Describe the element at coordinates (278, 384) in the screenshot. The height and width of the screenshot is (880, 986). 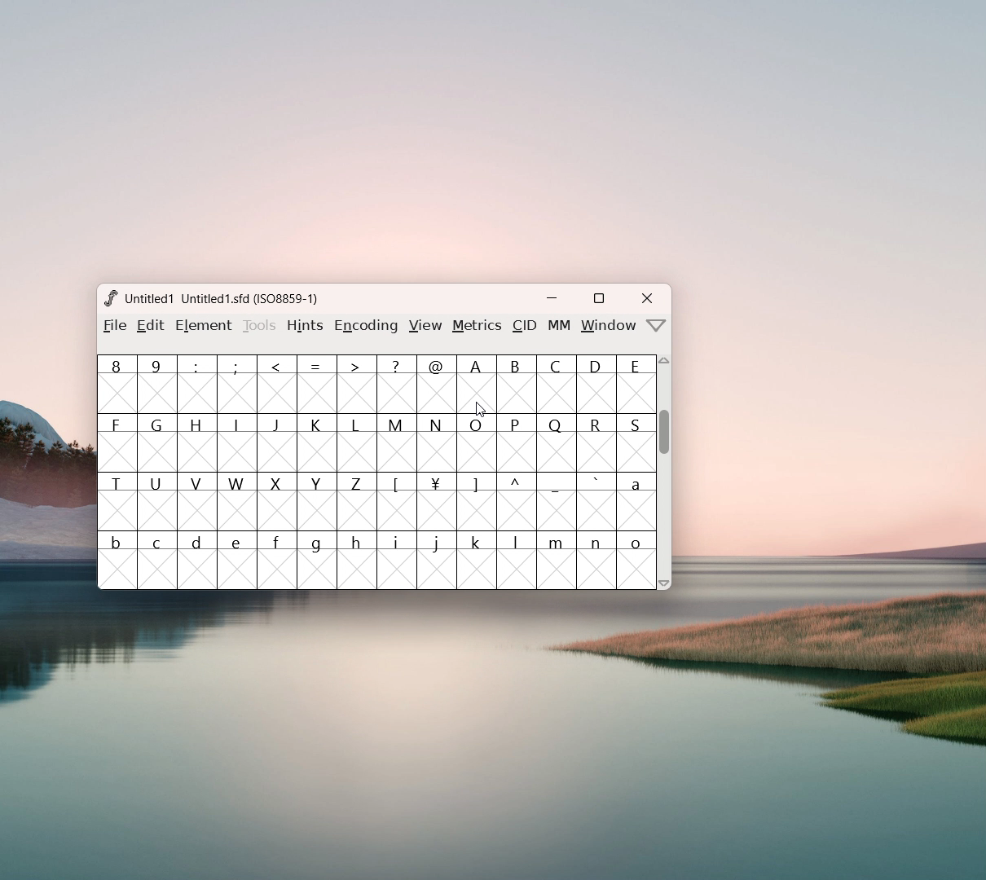
I see `<` at that location.